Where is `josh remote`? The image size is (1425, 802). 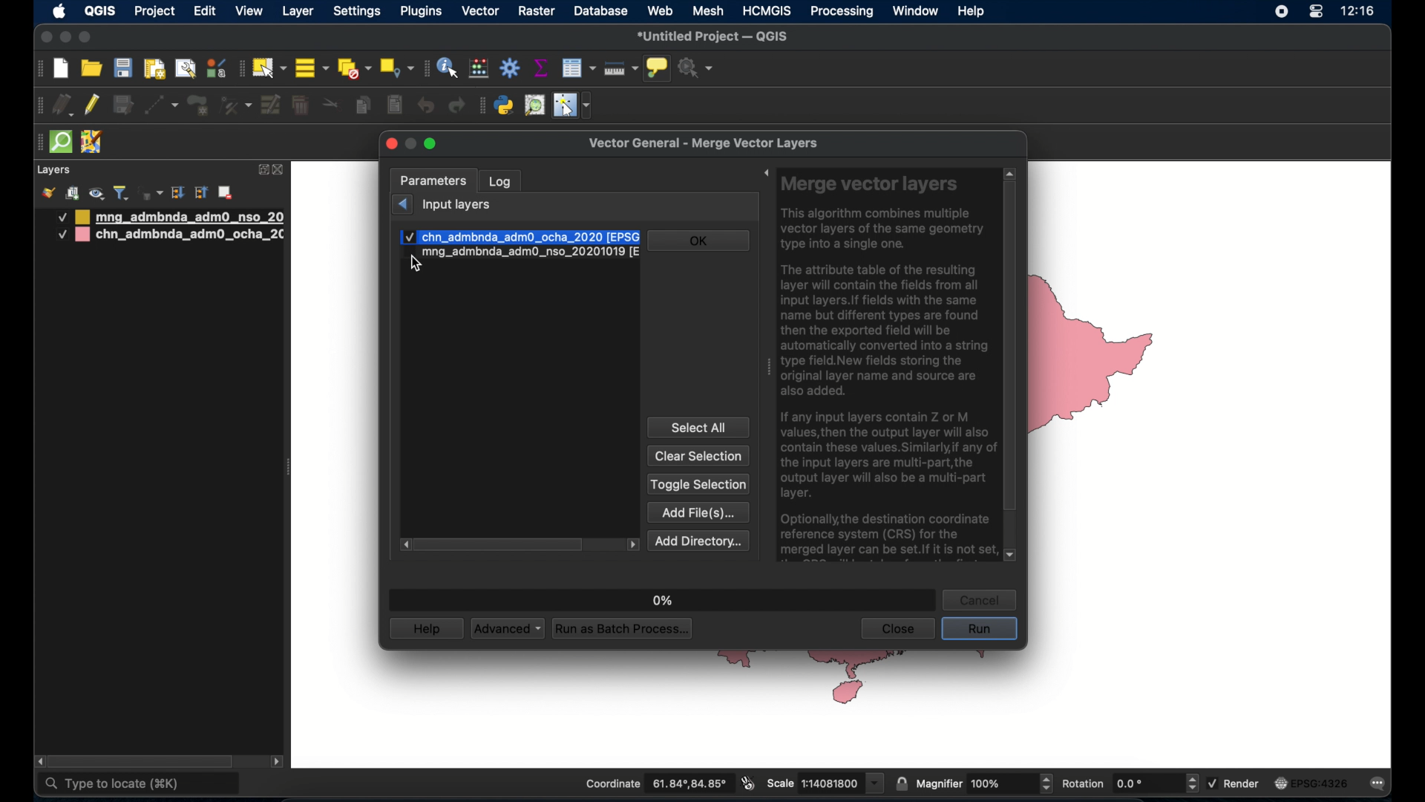 josh remote is located at coordinates (91, 143).